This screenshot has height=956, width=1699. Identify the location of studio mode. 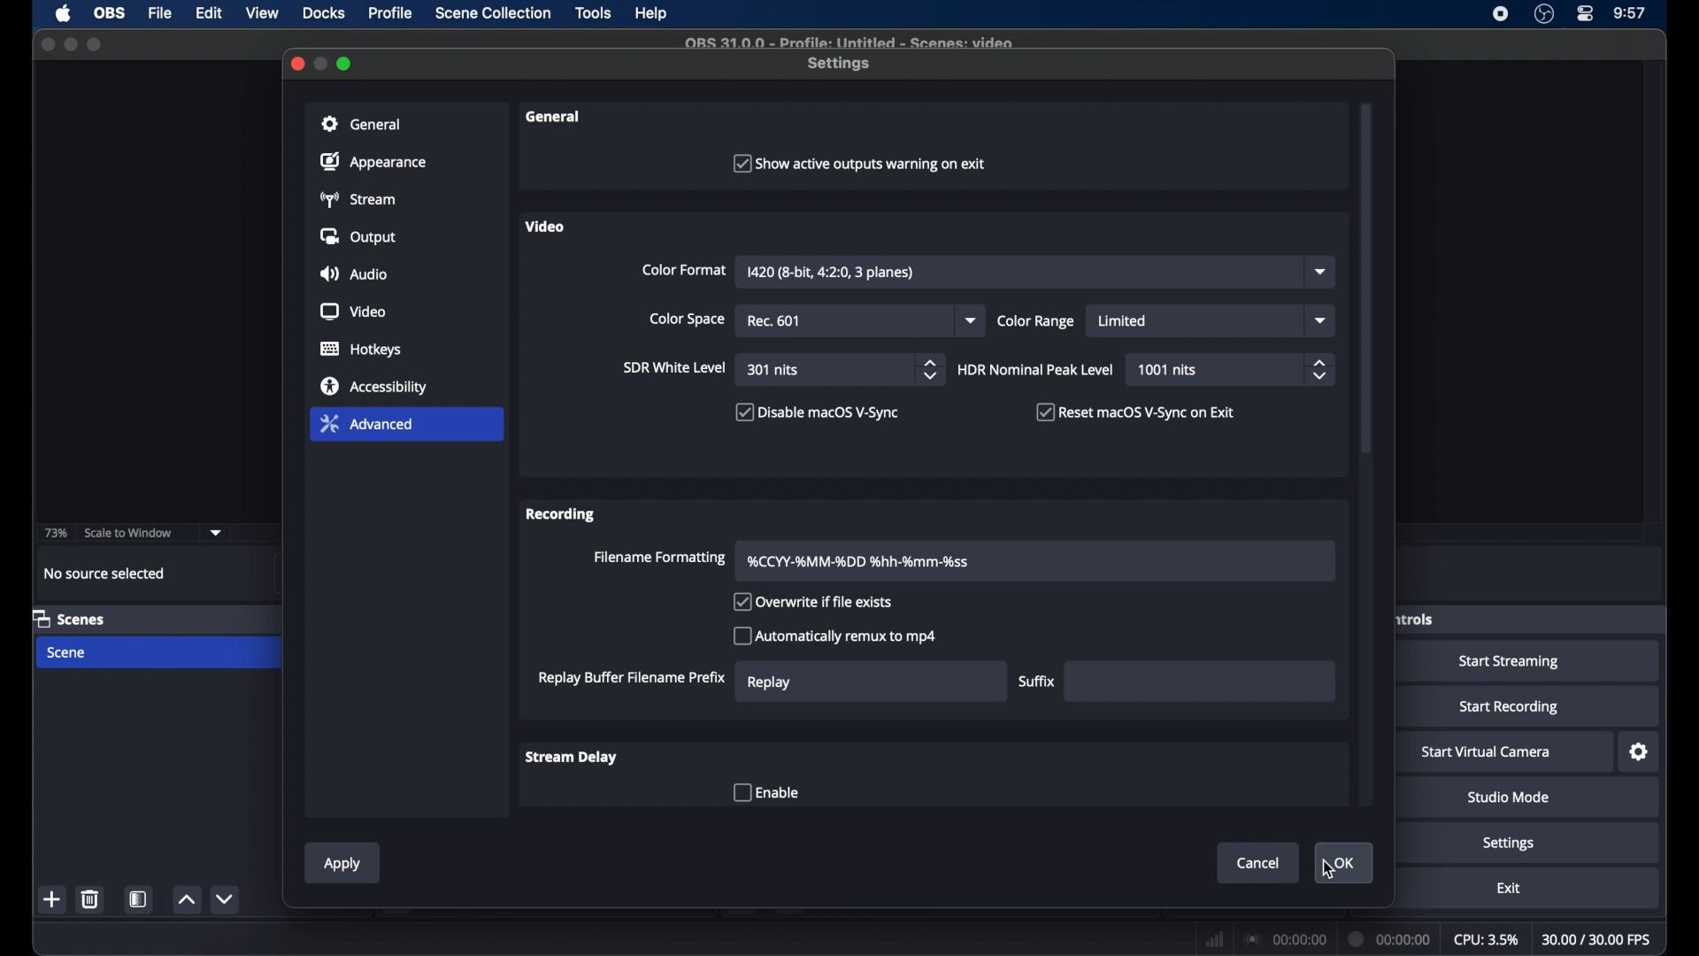
(1510, 798).